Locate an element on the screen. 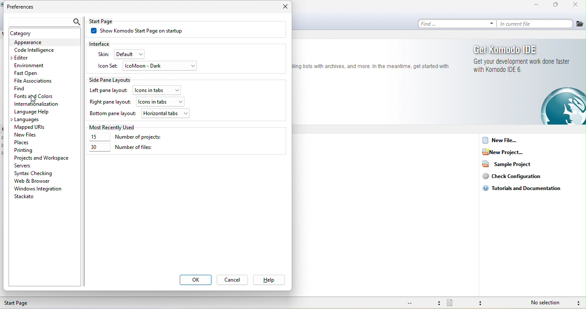  stackato is located at coordinates (32, 197).